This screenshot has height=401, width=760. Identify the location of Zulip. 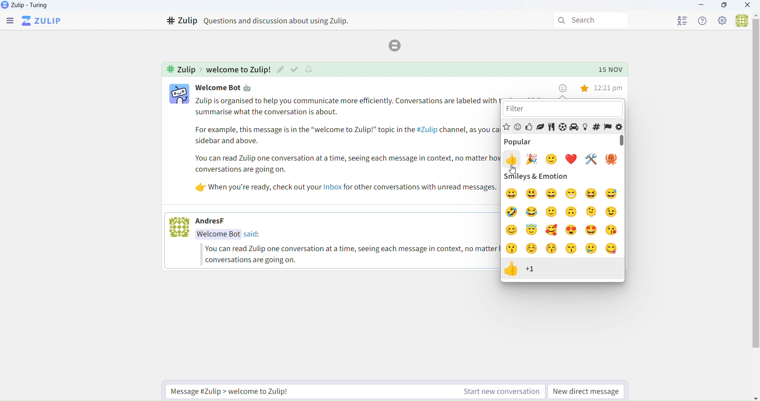
(43, 20).